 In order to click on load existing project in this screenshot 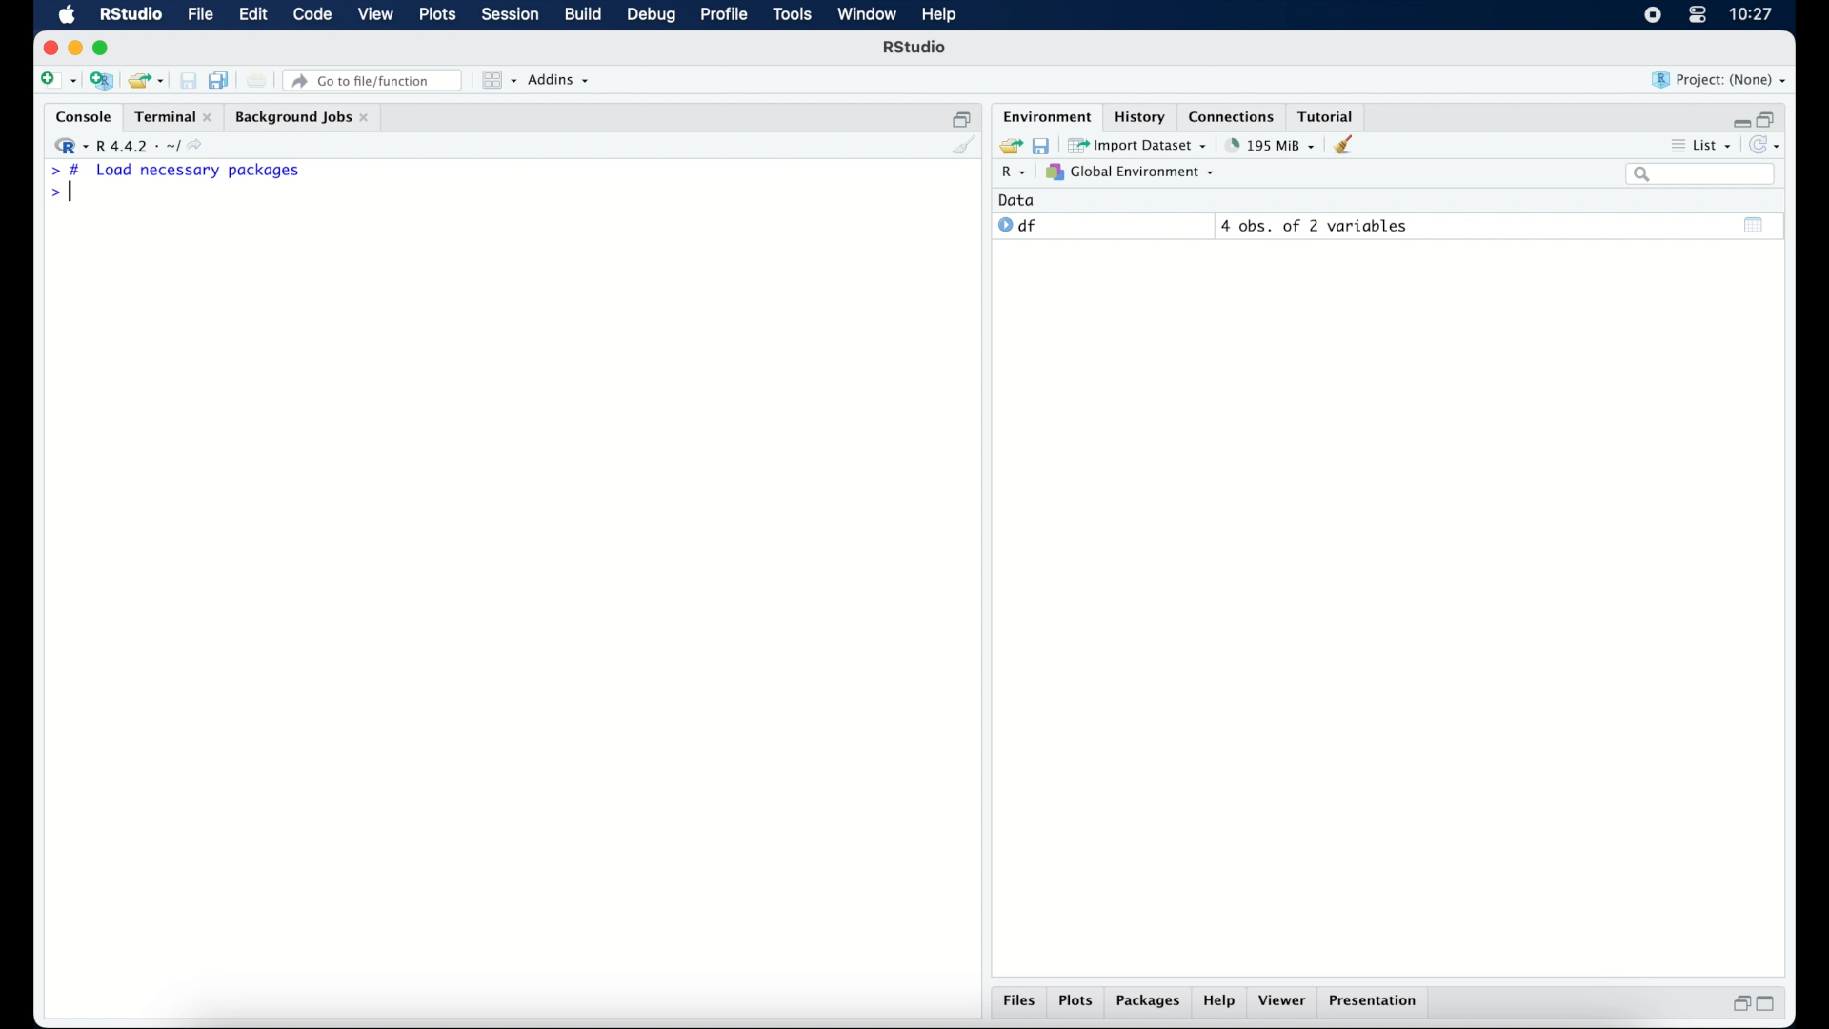, I will do `click(145, 81)`.